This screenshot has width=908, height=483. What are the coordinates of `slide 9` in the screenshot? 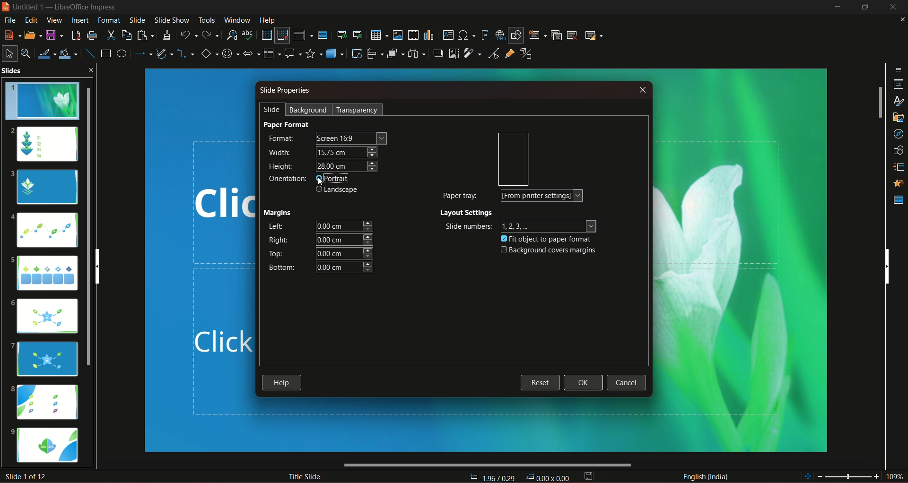 It's located at (50, 446).